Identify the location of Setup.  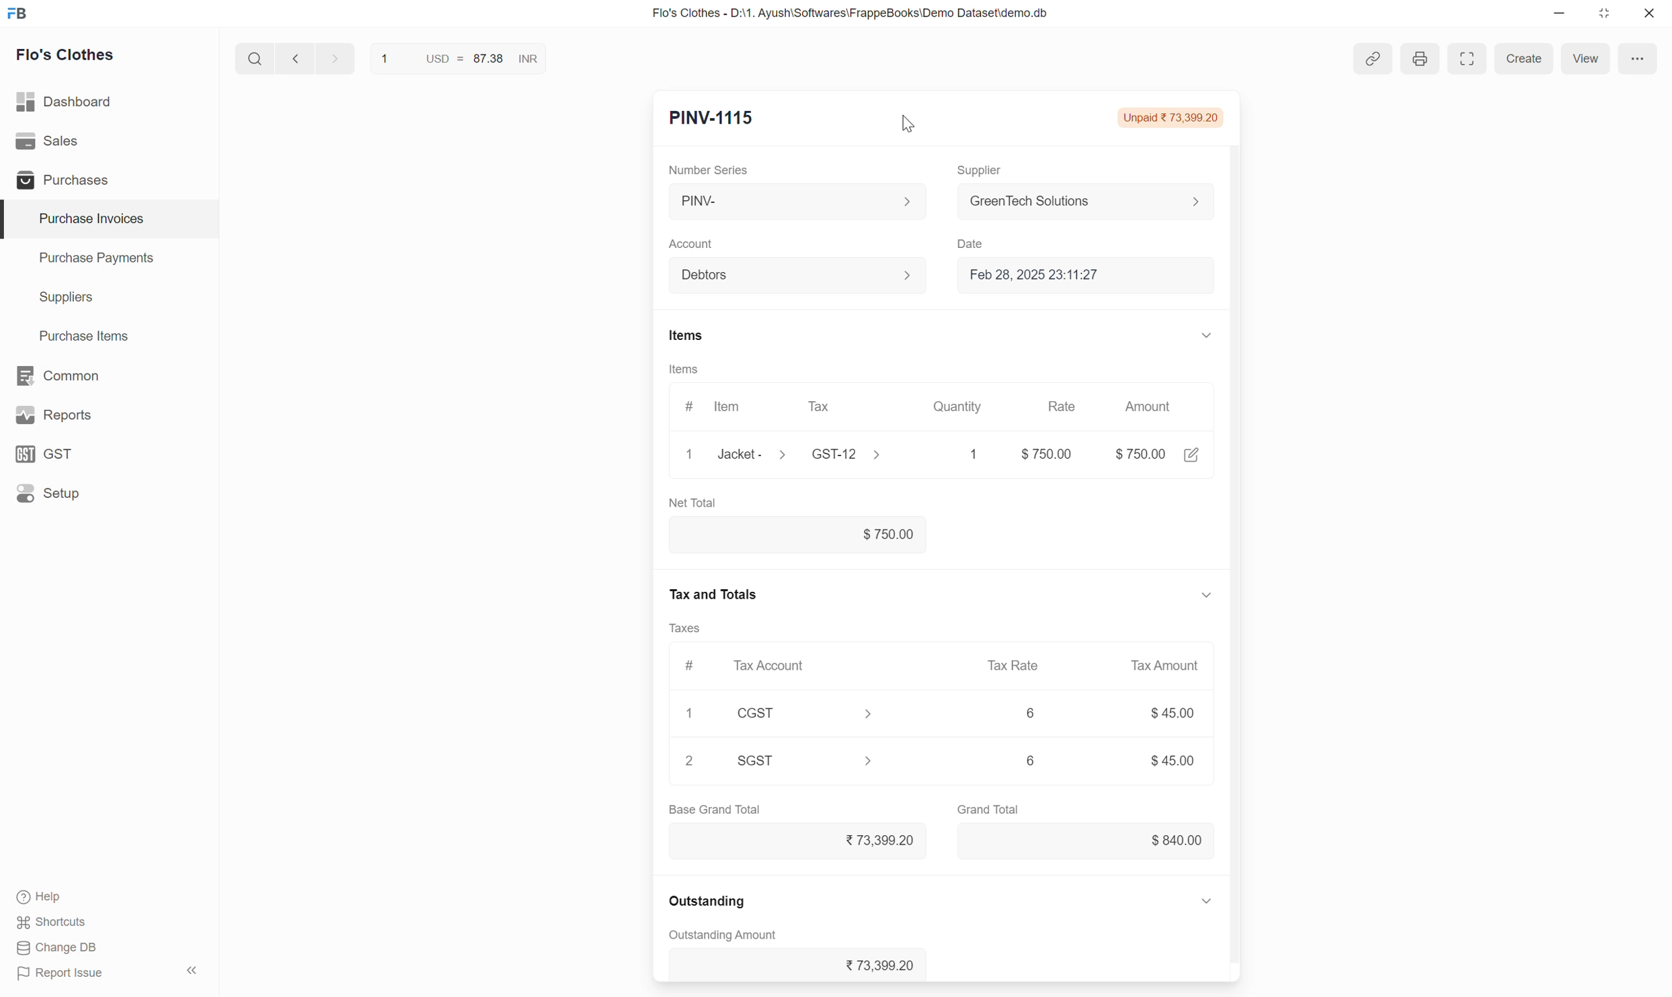
(108, 493).